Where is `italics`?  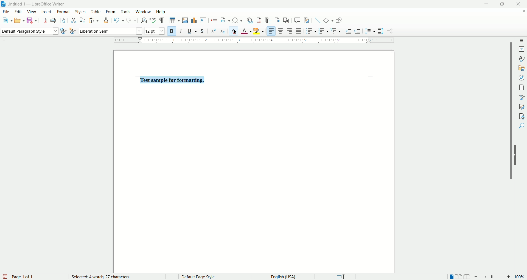 italics is located at coordinates (181, 31).